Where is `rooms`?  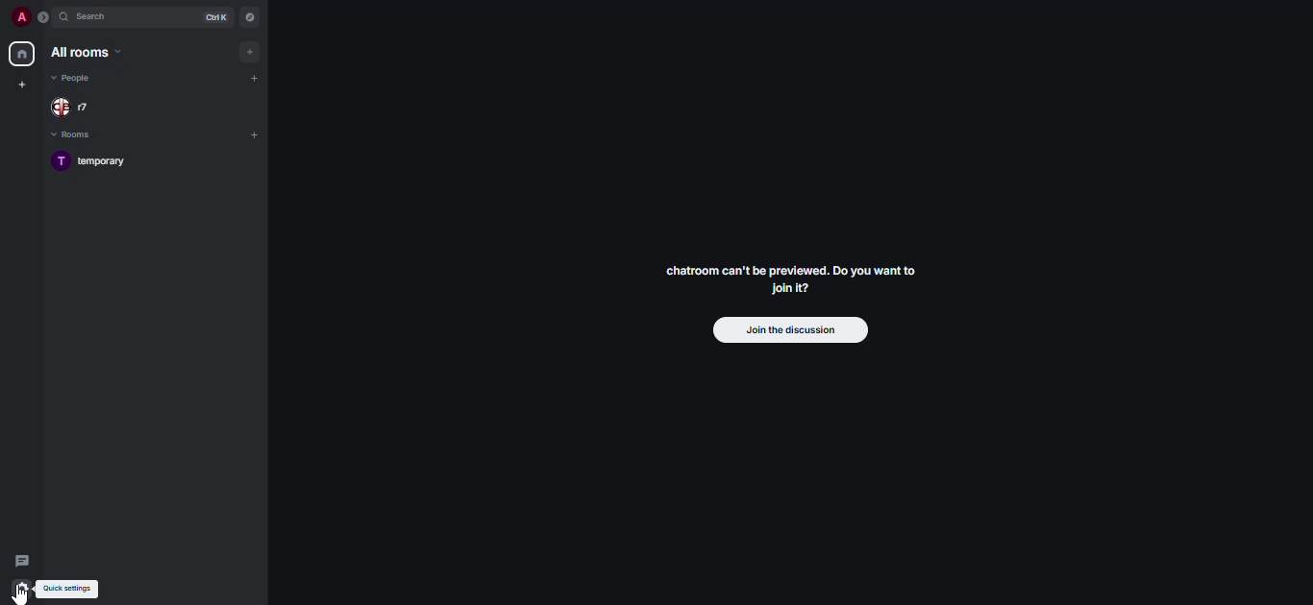
rooms is located at coordinates (70, 135).